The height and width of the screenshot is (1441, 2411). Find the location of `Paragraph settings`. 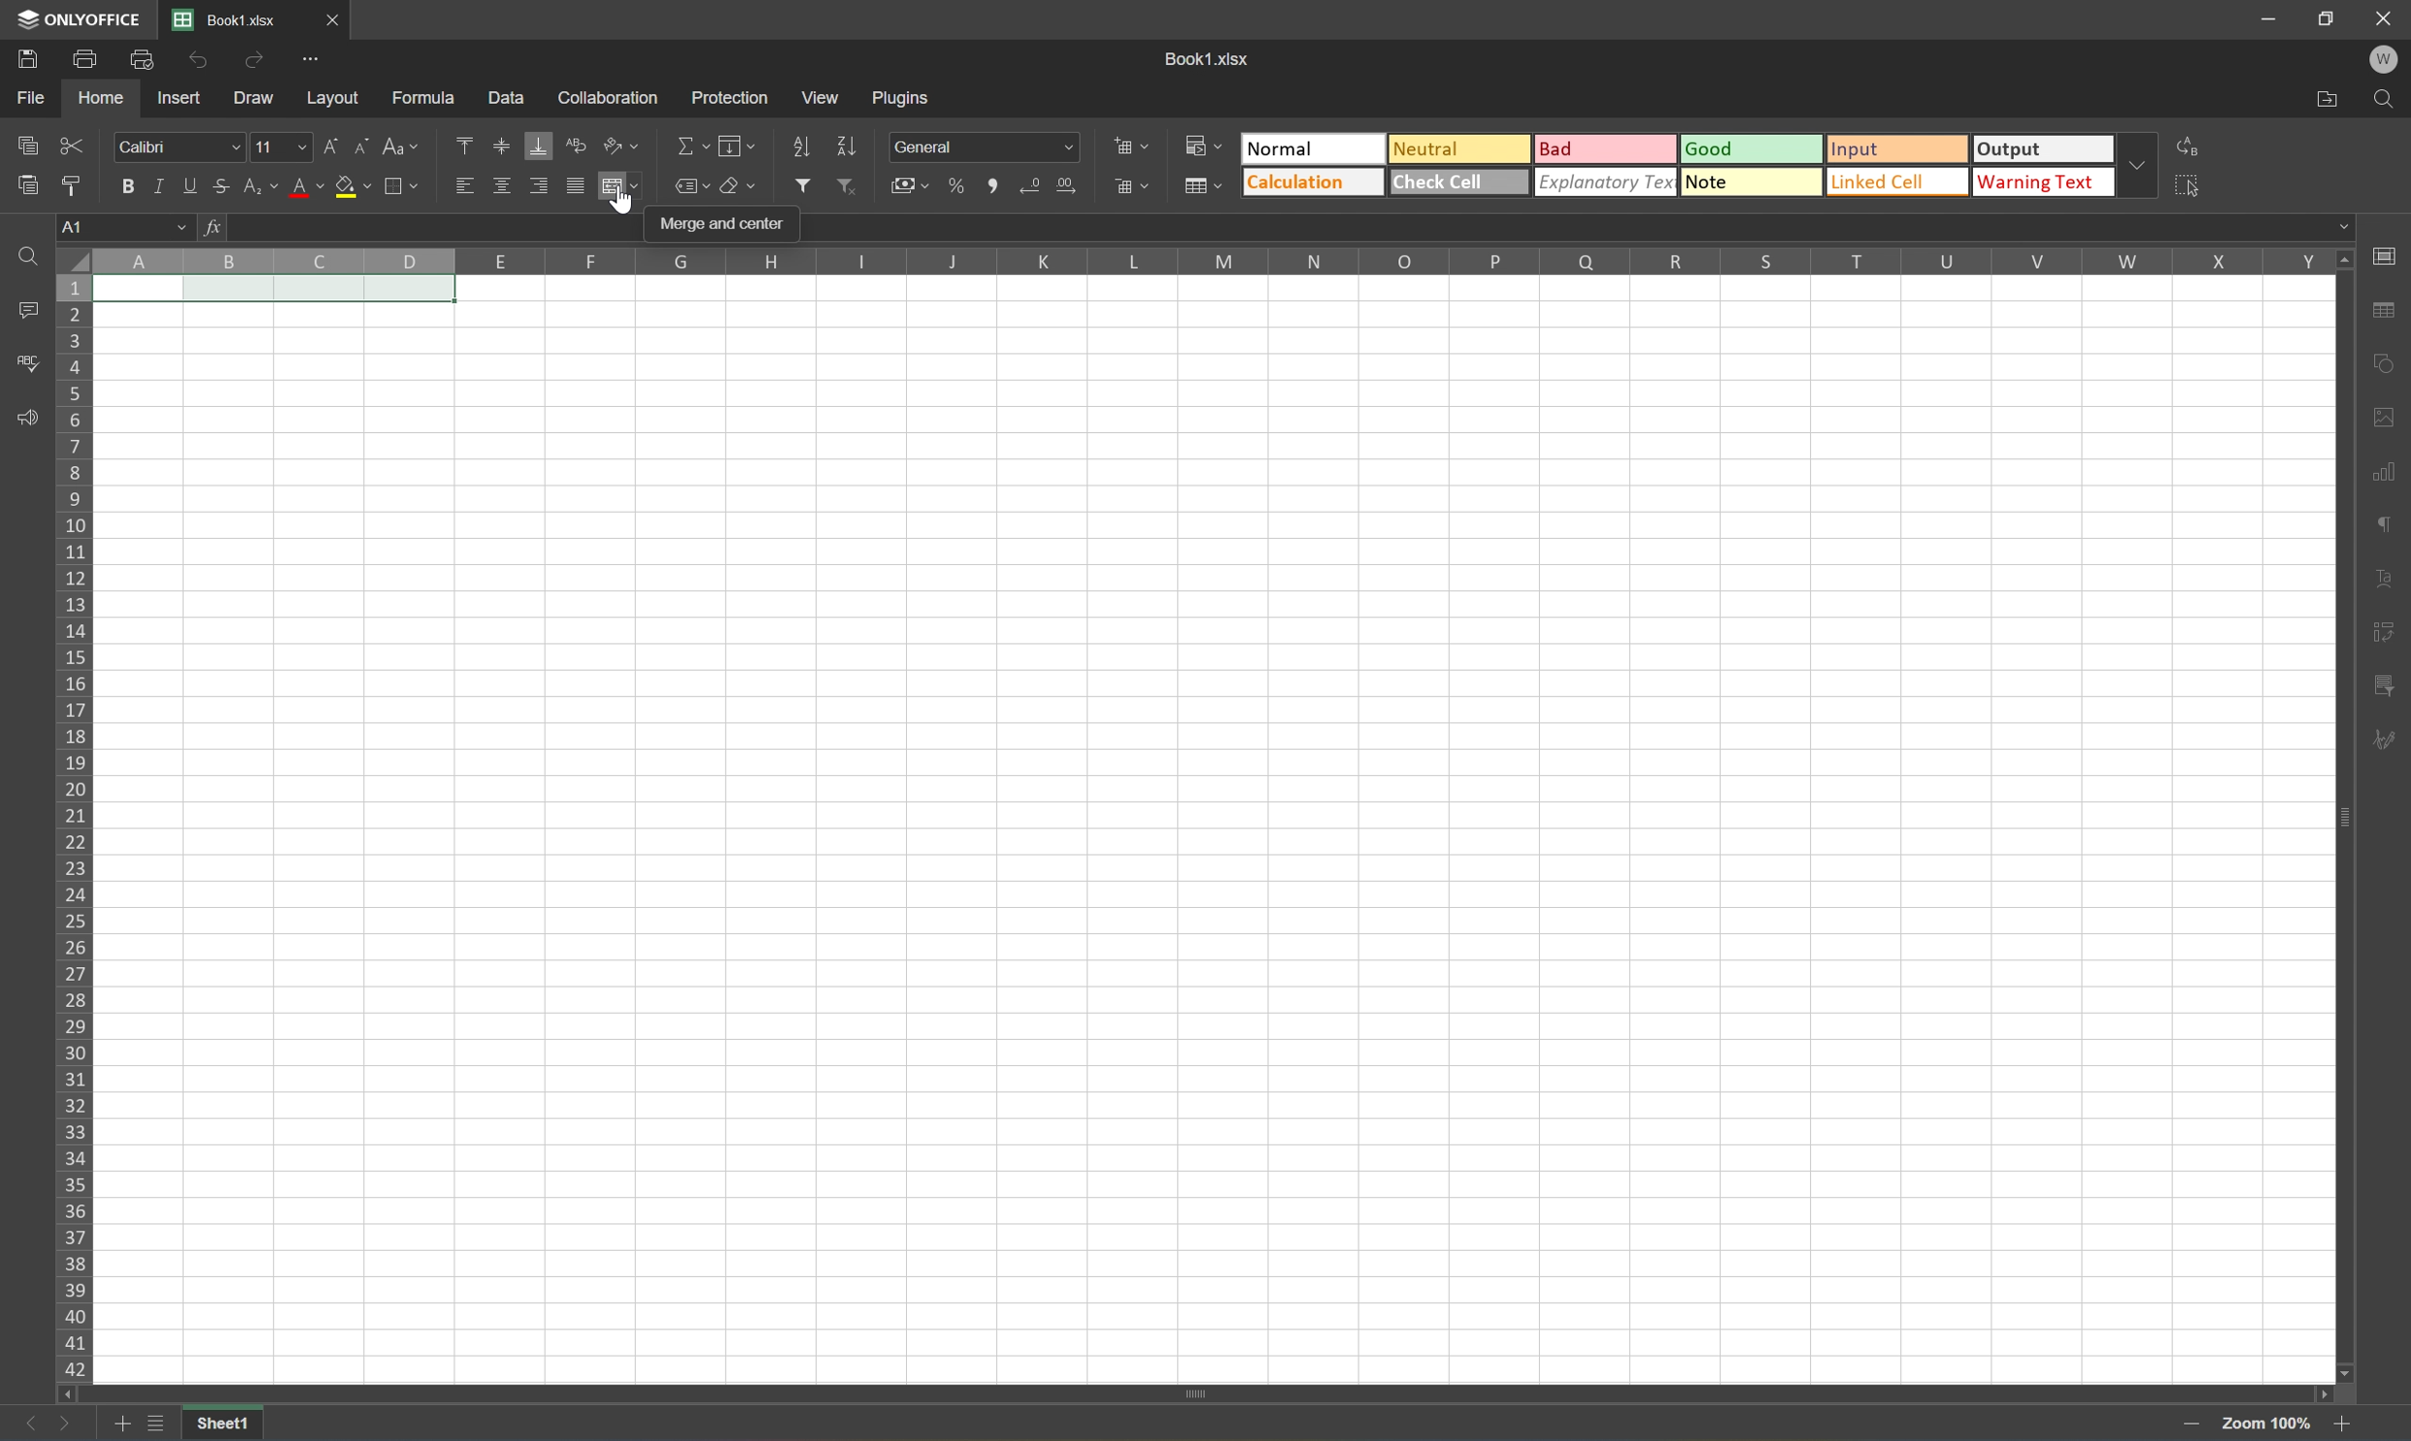

Paragraph settings is located at coordinates (2381, 524).